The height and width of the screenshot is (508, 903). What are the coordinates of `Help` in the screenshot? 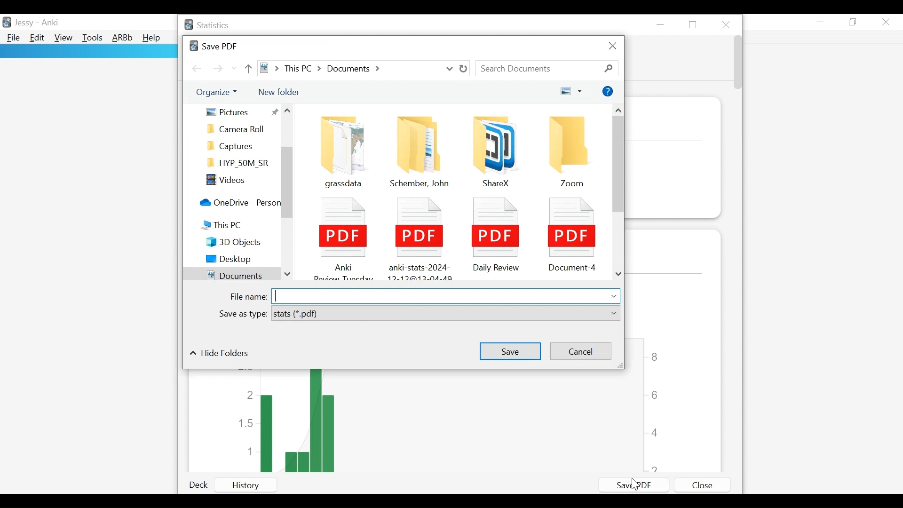 It's located at (608, 92).